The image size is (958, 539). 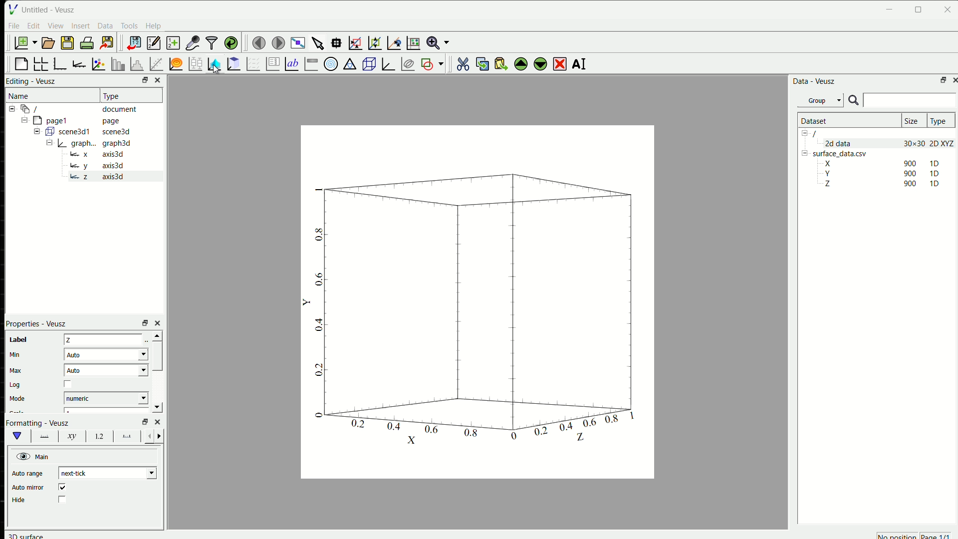 What do you see at coordinates (17, 398) in the screenshot?
I see `Mode` at bounding box center [17, 398].